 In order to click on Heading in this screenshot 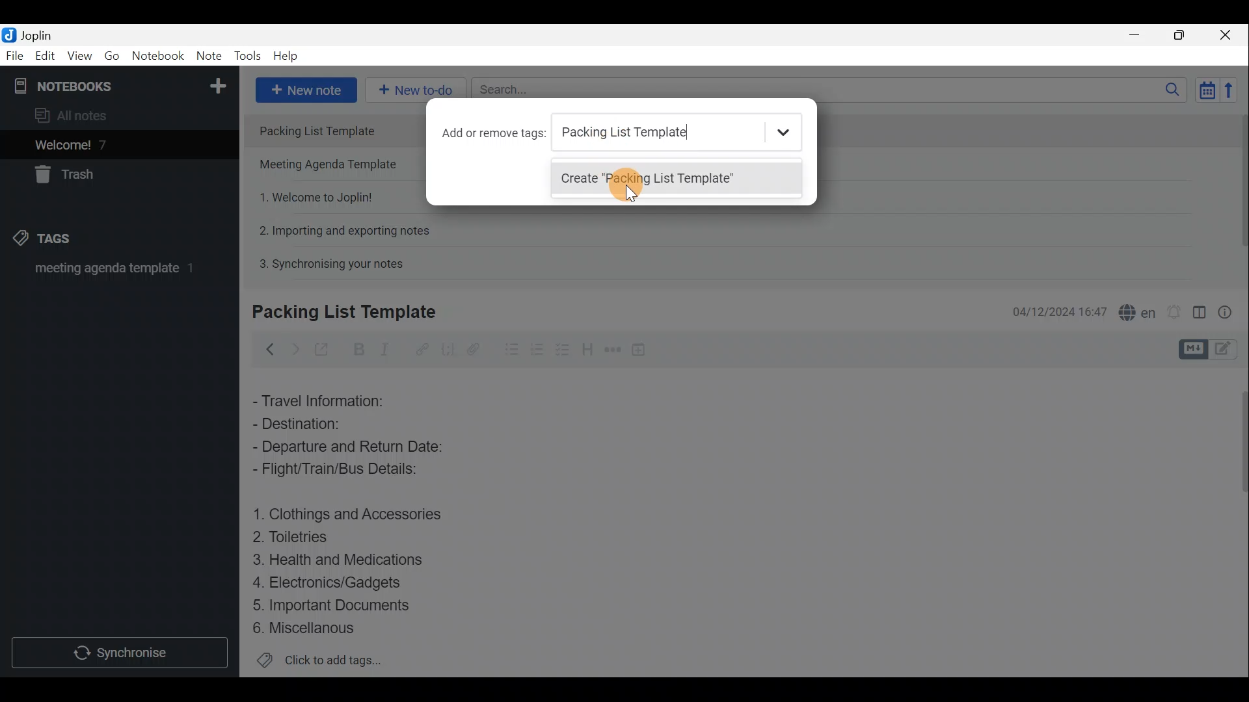, I will do `click(589, 348)`.